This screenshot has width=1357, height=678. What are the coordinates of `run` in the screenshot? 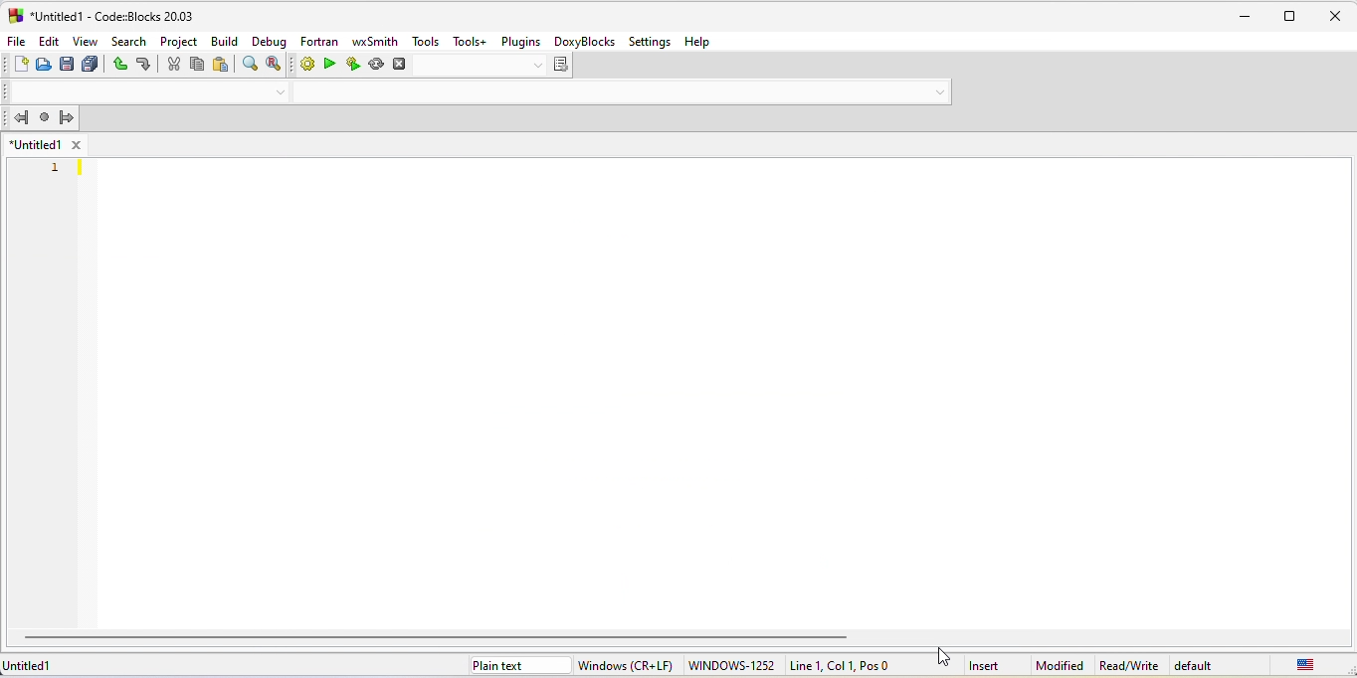 It's located at (329, 63).